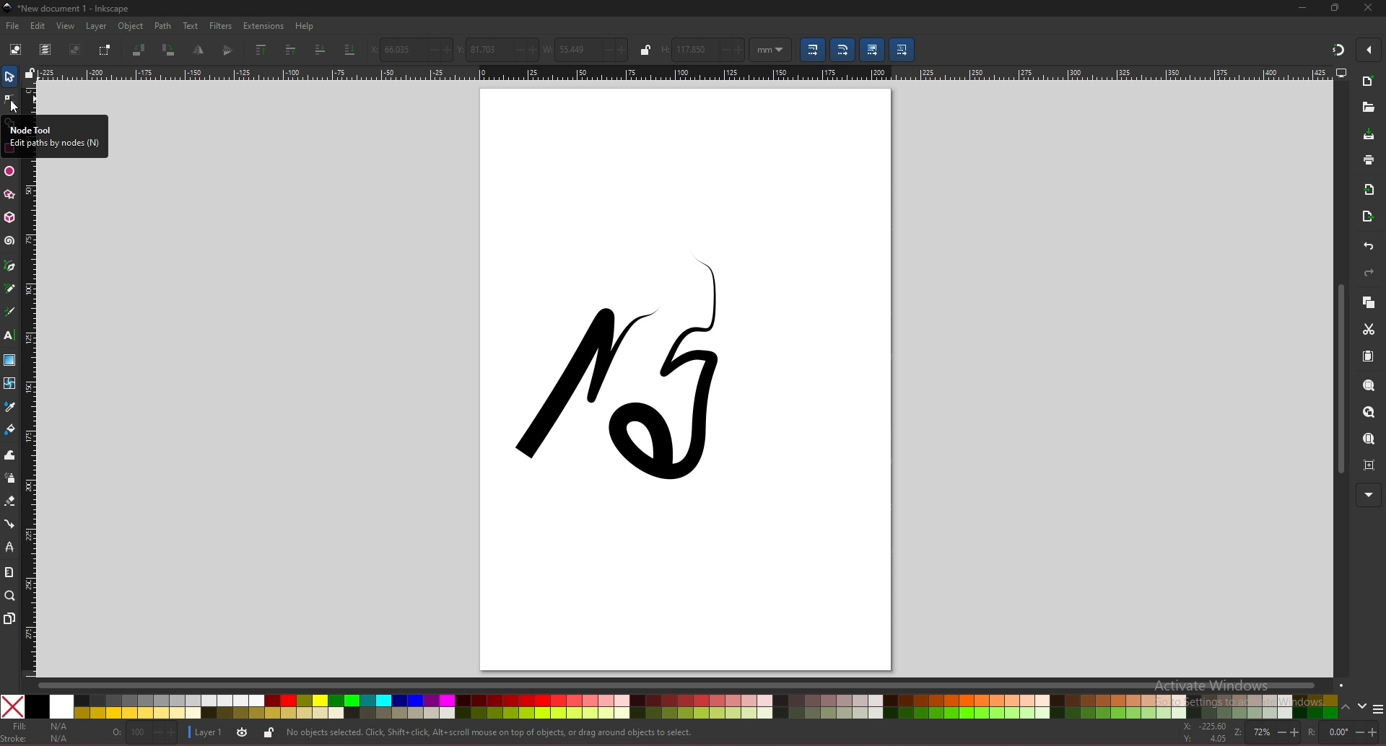 The width and height of the screenshot is (1386, 746). I want to click on snapping, so click(1338, 50).